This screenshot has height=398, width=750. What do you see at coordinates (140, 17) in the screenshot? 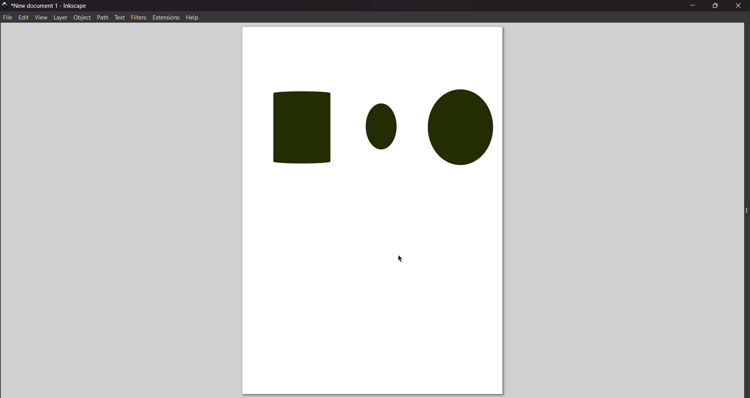
I see `filters` at bounding box center [140, 17].